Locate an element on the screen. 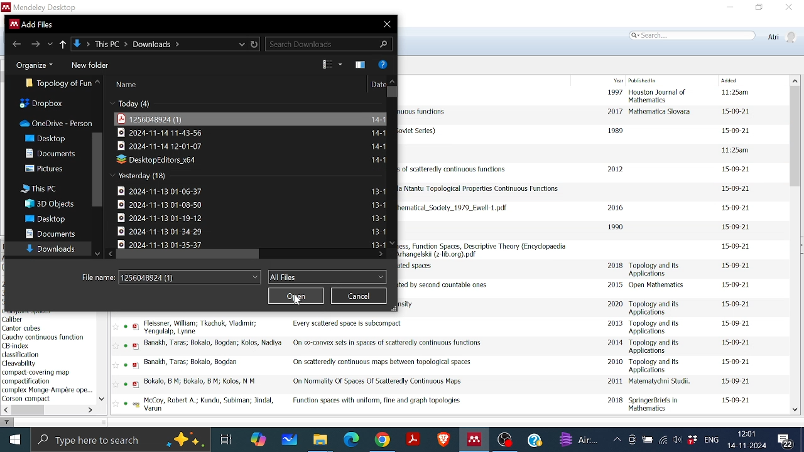  File is located at coordinates (378, 191).